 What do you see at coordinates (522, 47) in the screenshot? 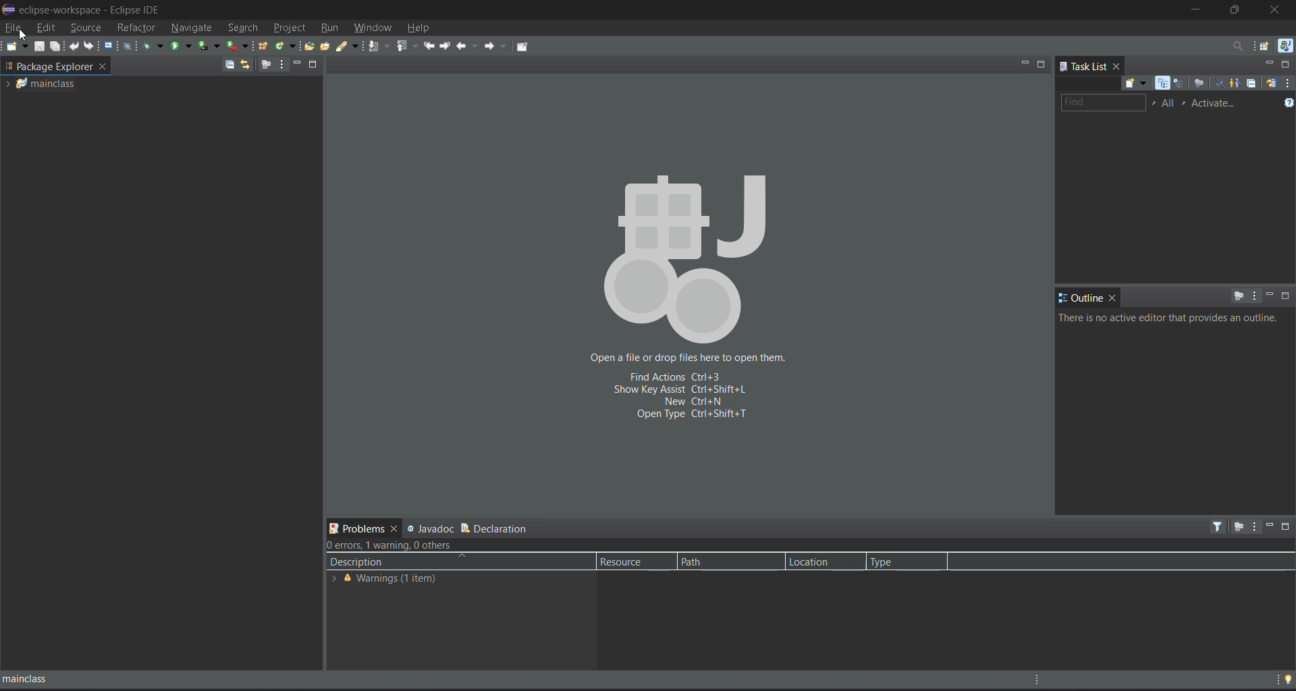
I see `pin editor` at bounding box center [522, 47].